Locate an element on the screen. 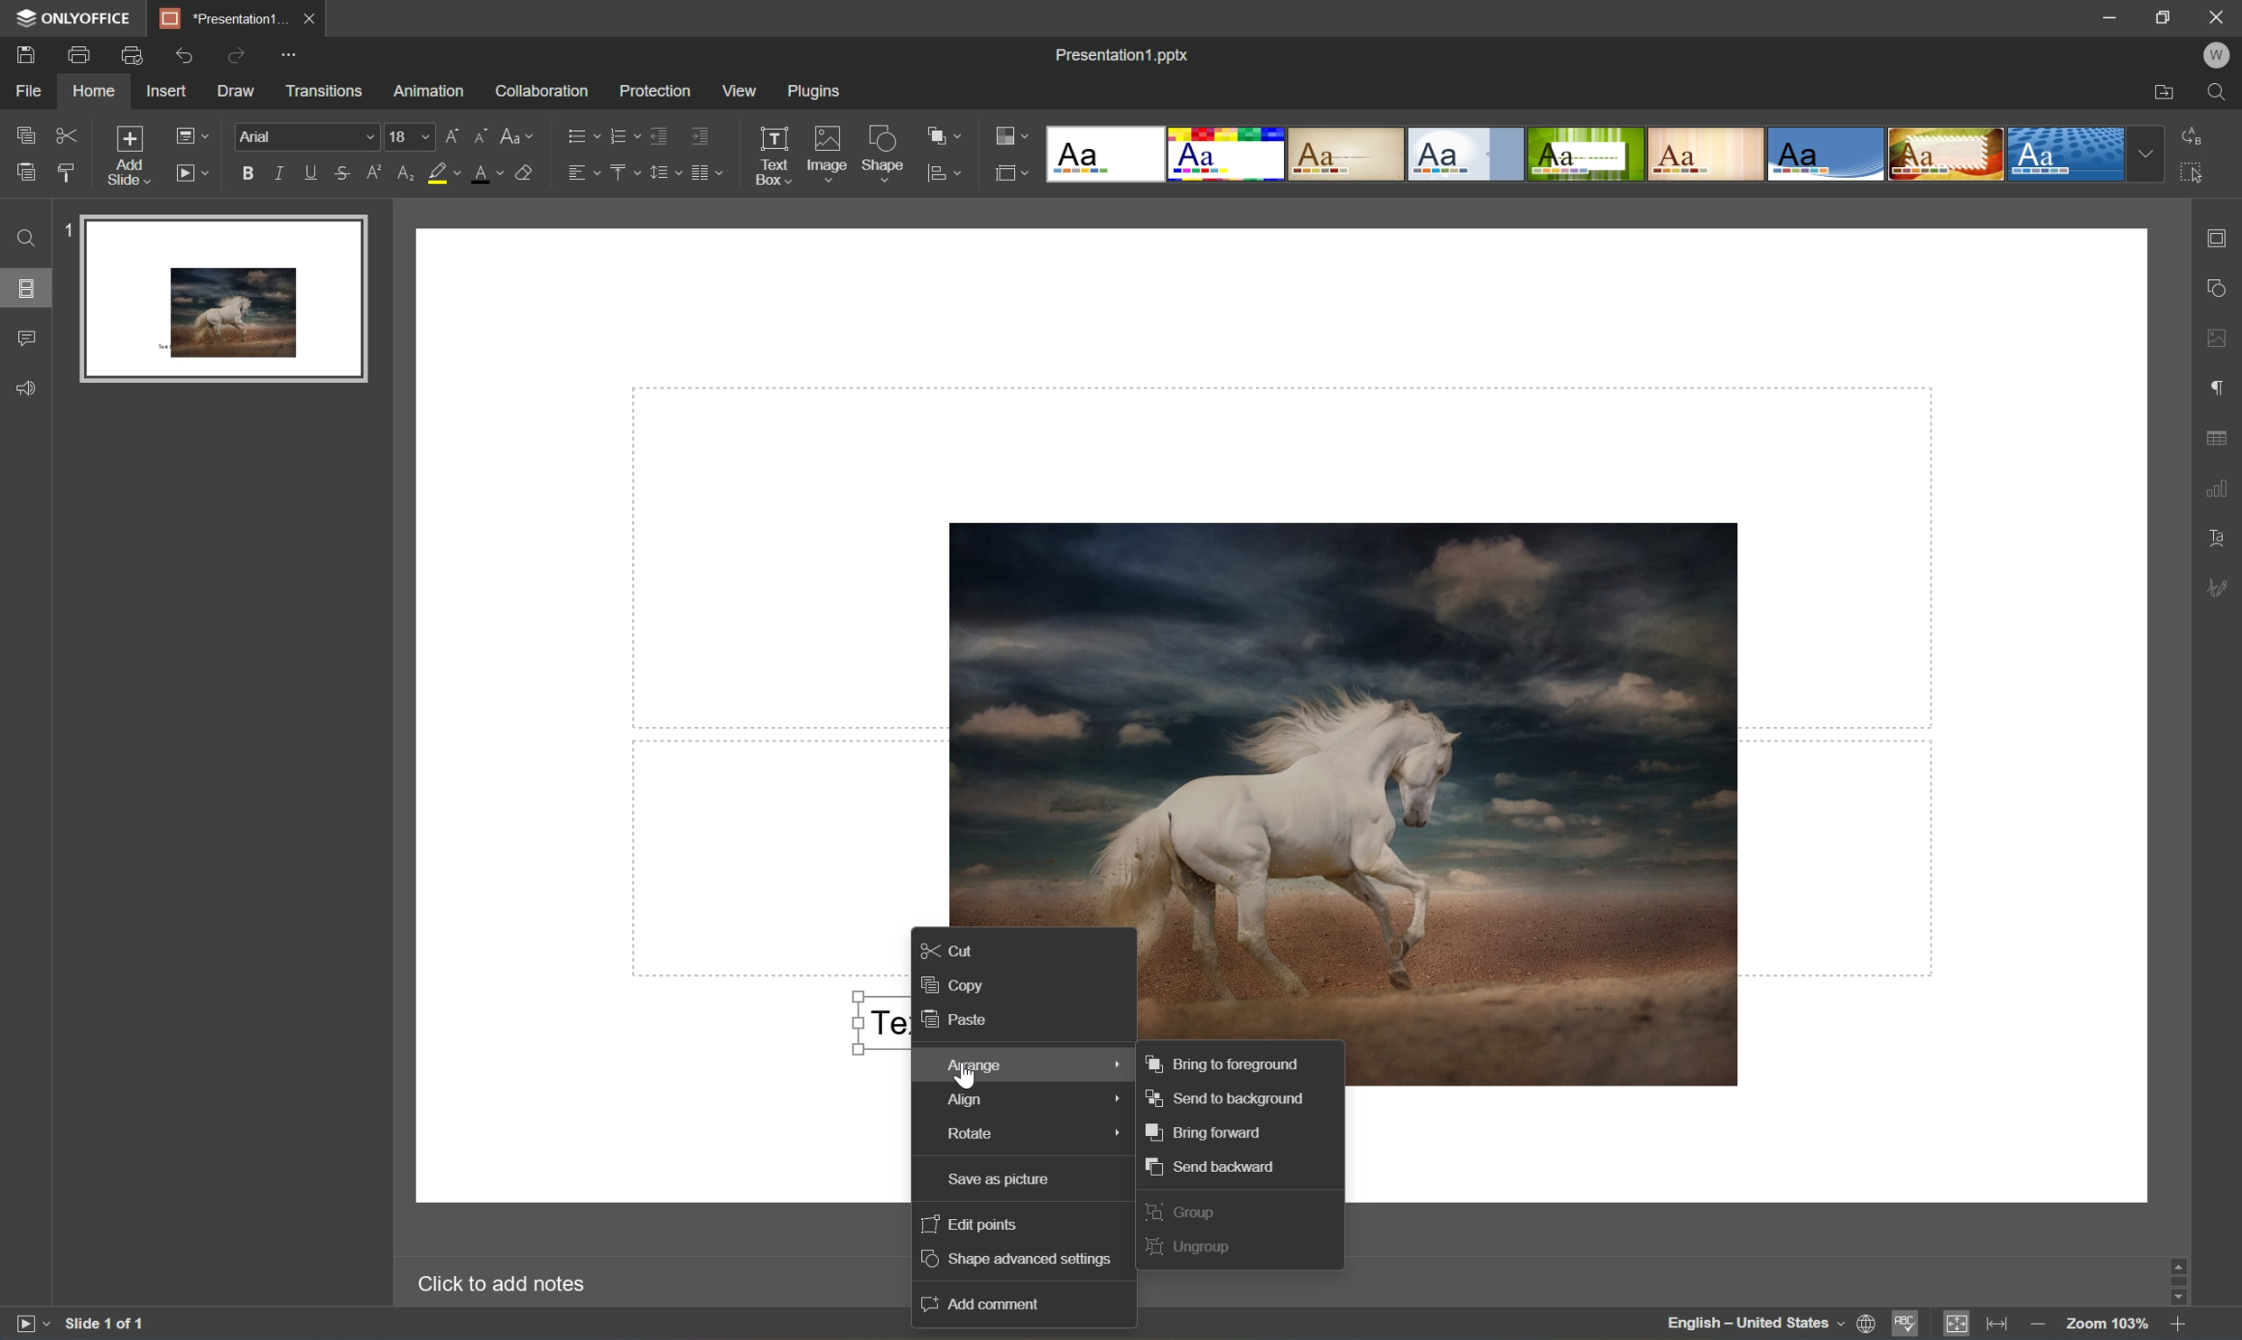  Print file is located at coordinates (80, 51).